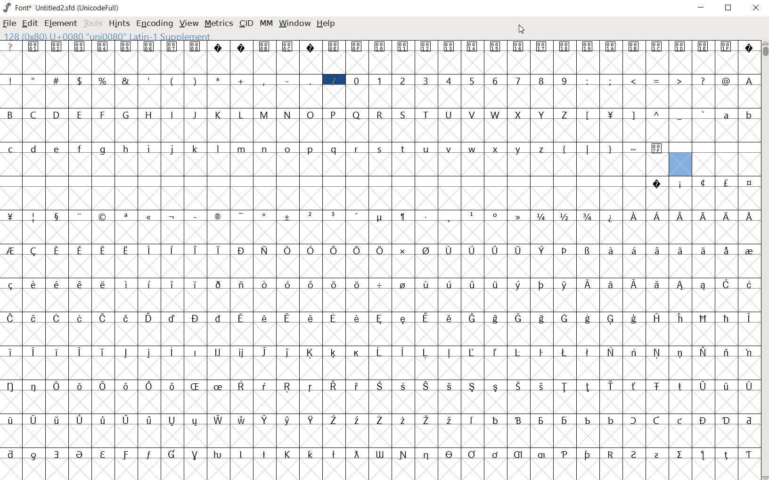 The width and height of the screenshot is (769, 480). I want to click on glyph, so click(57, 114).